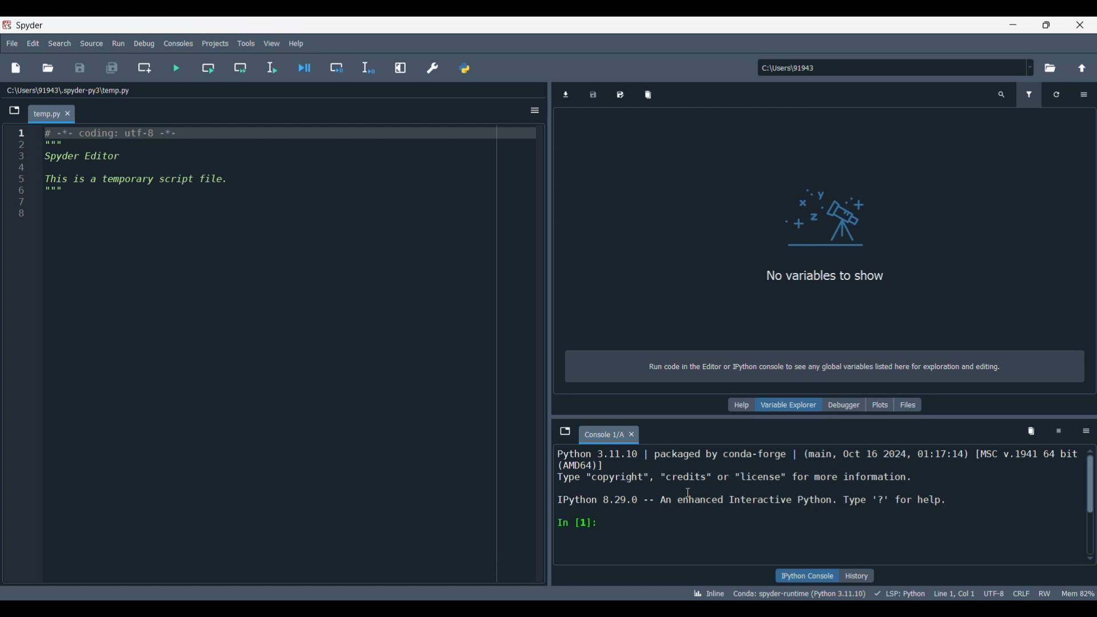  I want to click on Run current cell and go to next one, so click(240, 67).